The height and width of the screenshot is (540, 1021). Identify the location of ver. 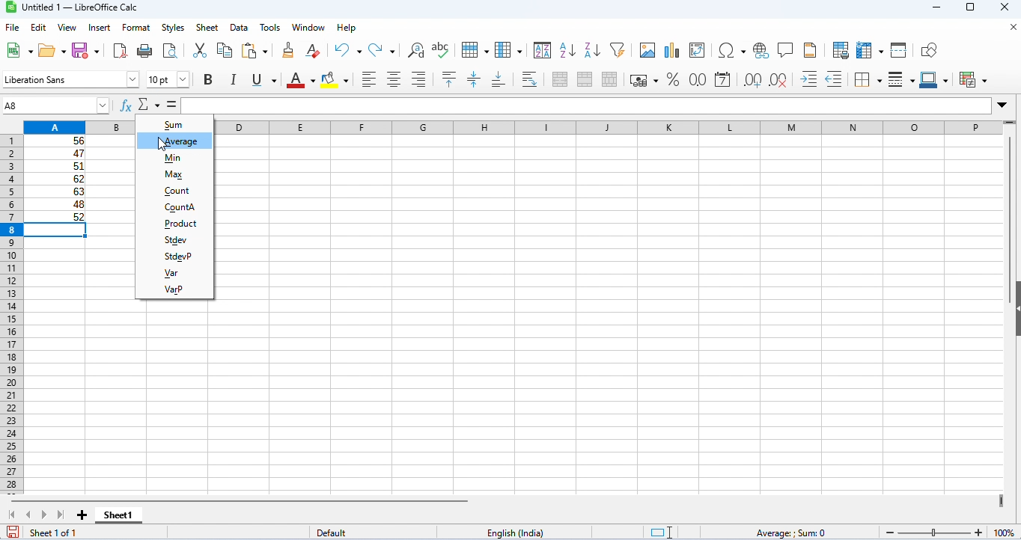
(174, 273).